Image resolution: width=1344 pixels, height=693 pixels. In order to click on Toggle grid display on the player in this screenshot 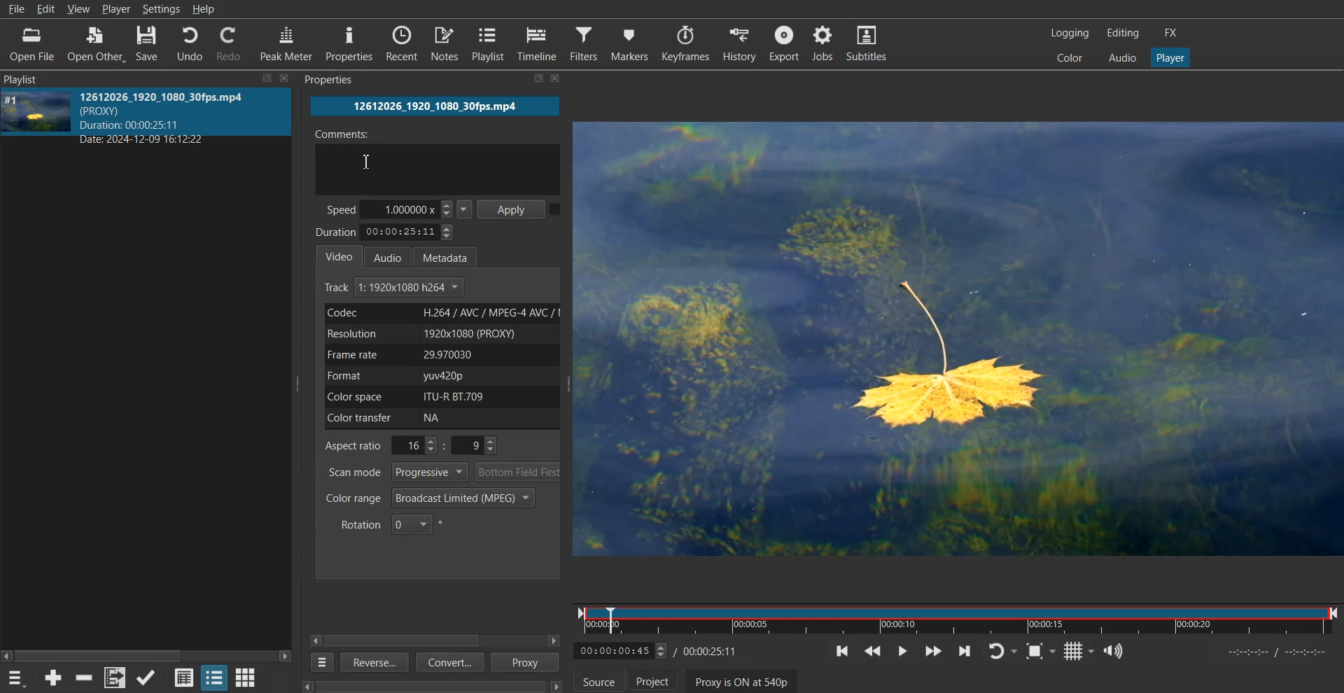, I will do `click(1079, 651)`.